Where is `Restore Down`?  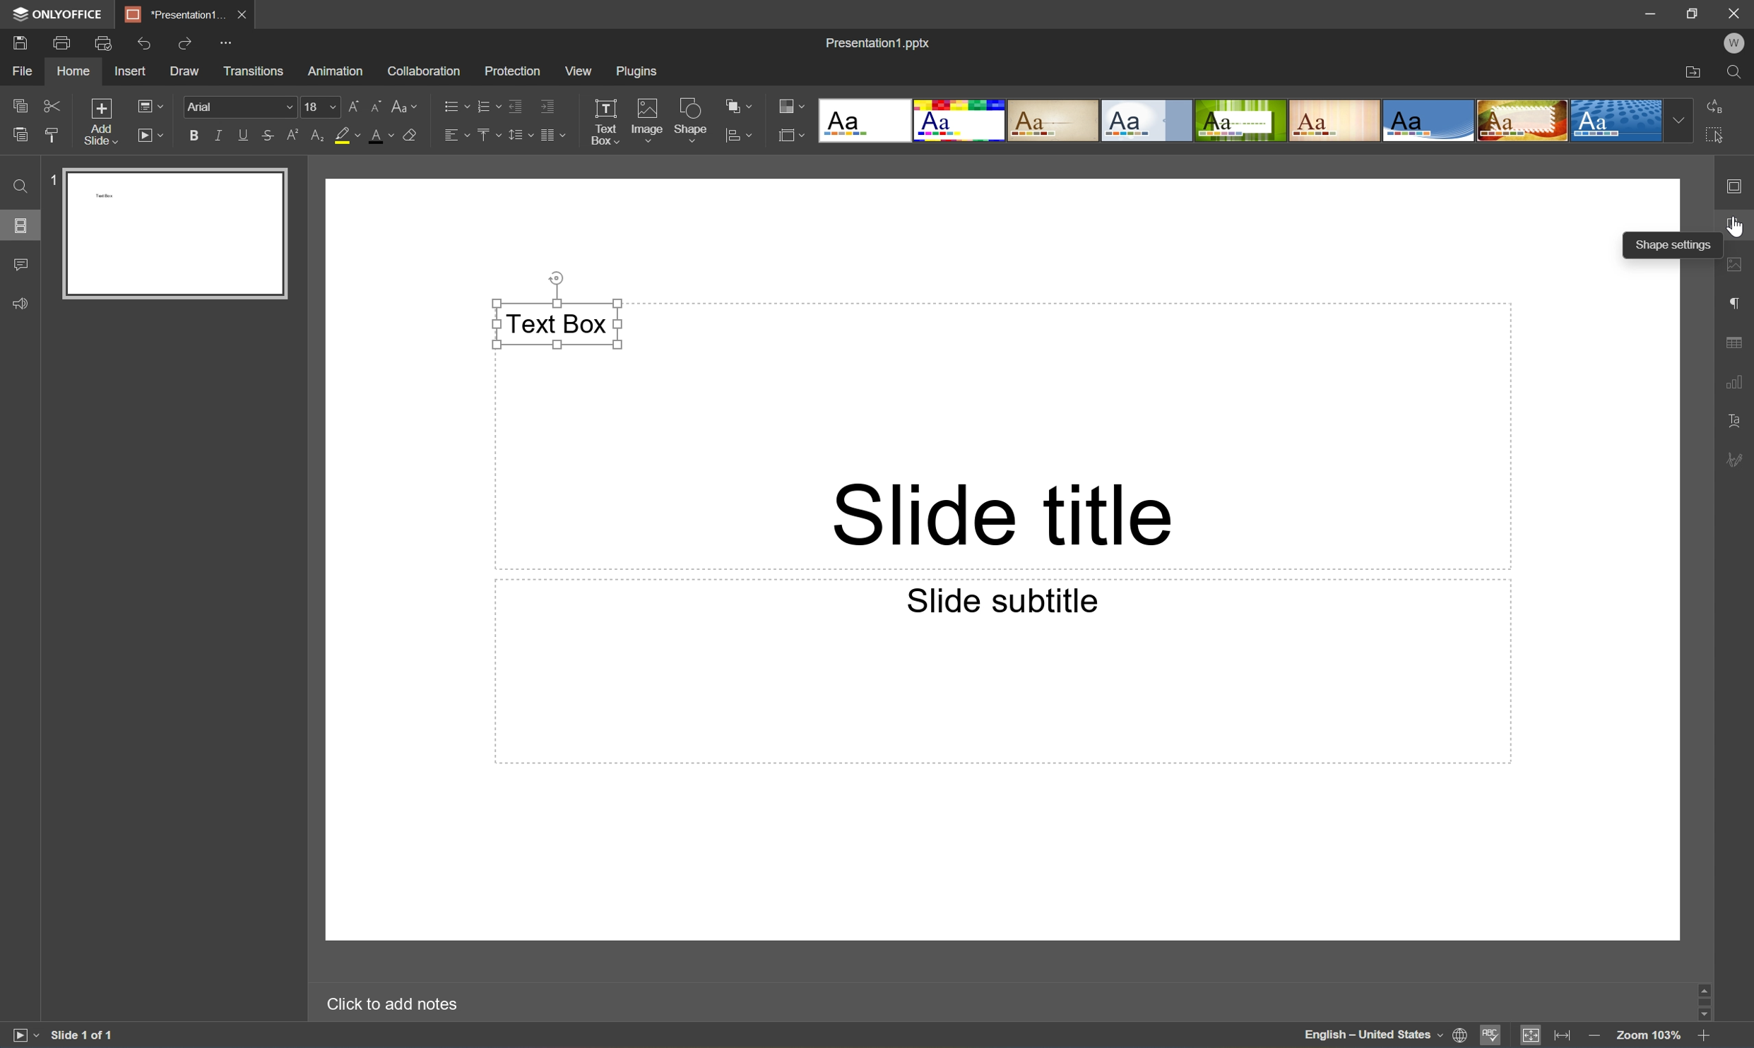 Restore Down is located at coordinates (1695, 11).